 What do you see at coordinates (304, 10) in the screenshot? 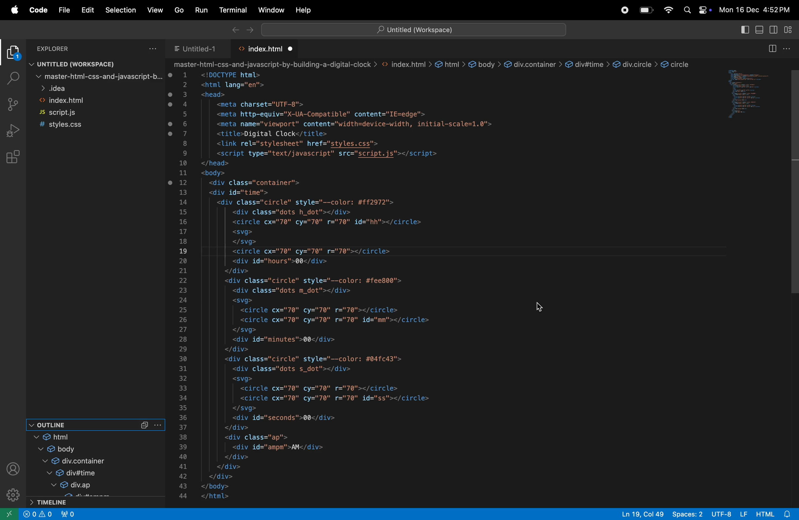
I see `help` at bounding box center [304, 10].